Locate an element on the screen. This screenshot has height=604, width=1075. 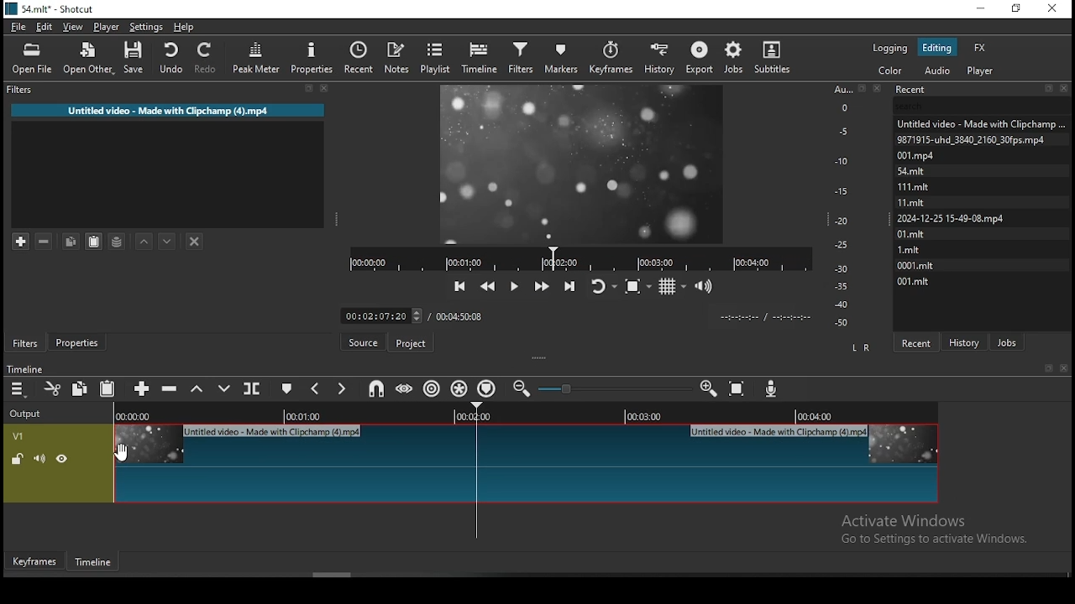
filters is located at coordinates (24, 343).